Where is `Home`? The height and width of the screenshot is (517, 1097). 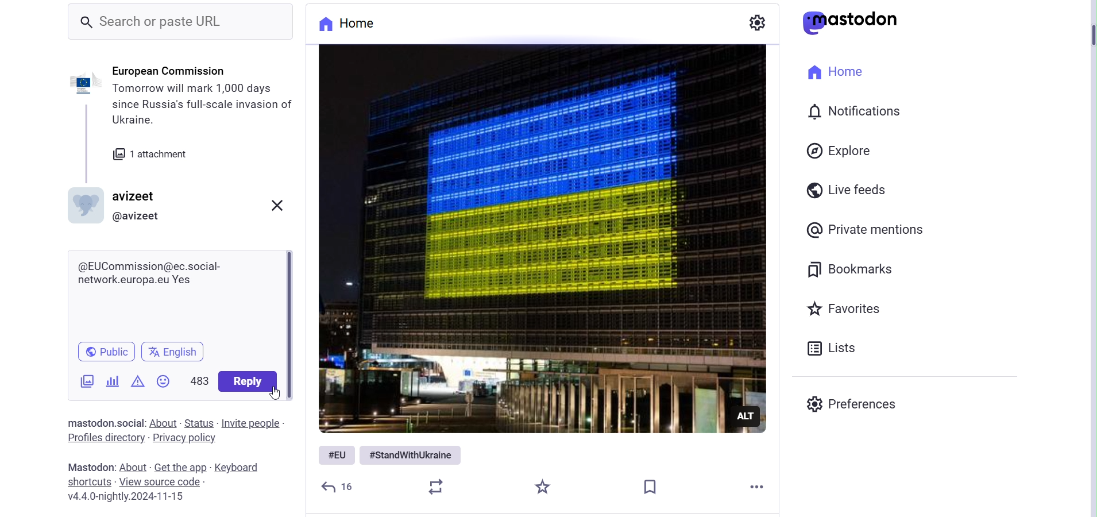
Home is located at coordinates (839, 73).